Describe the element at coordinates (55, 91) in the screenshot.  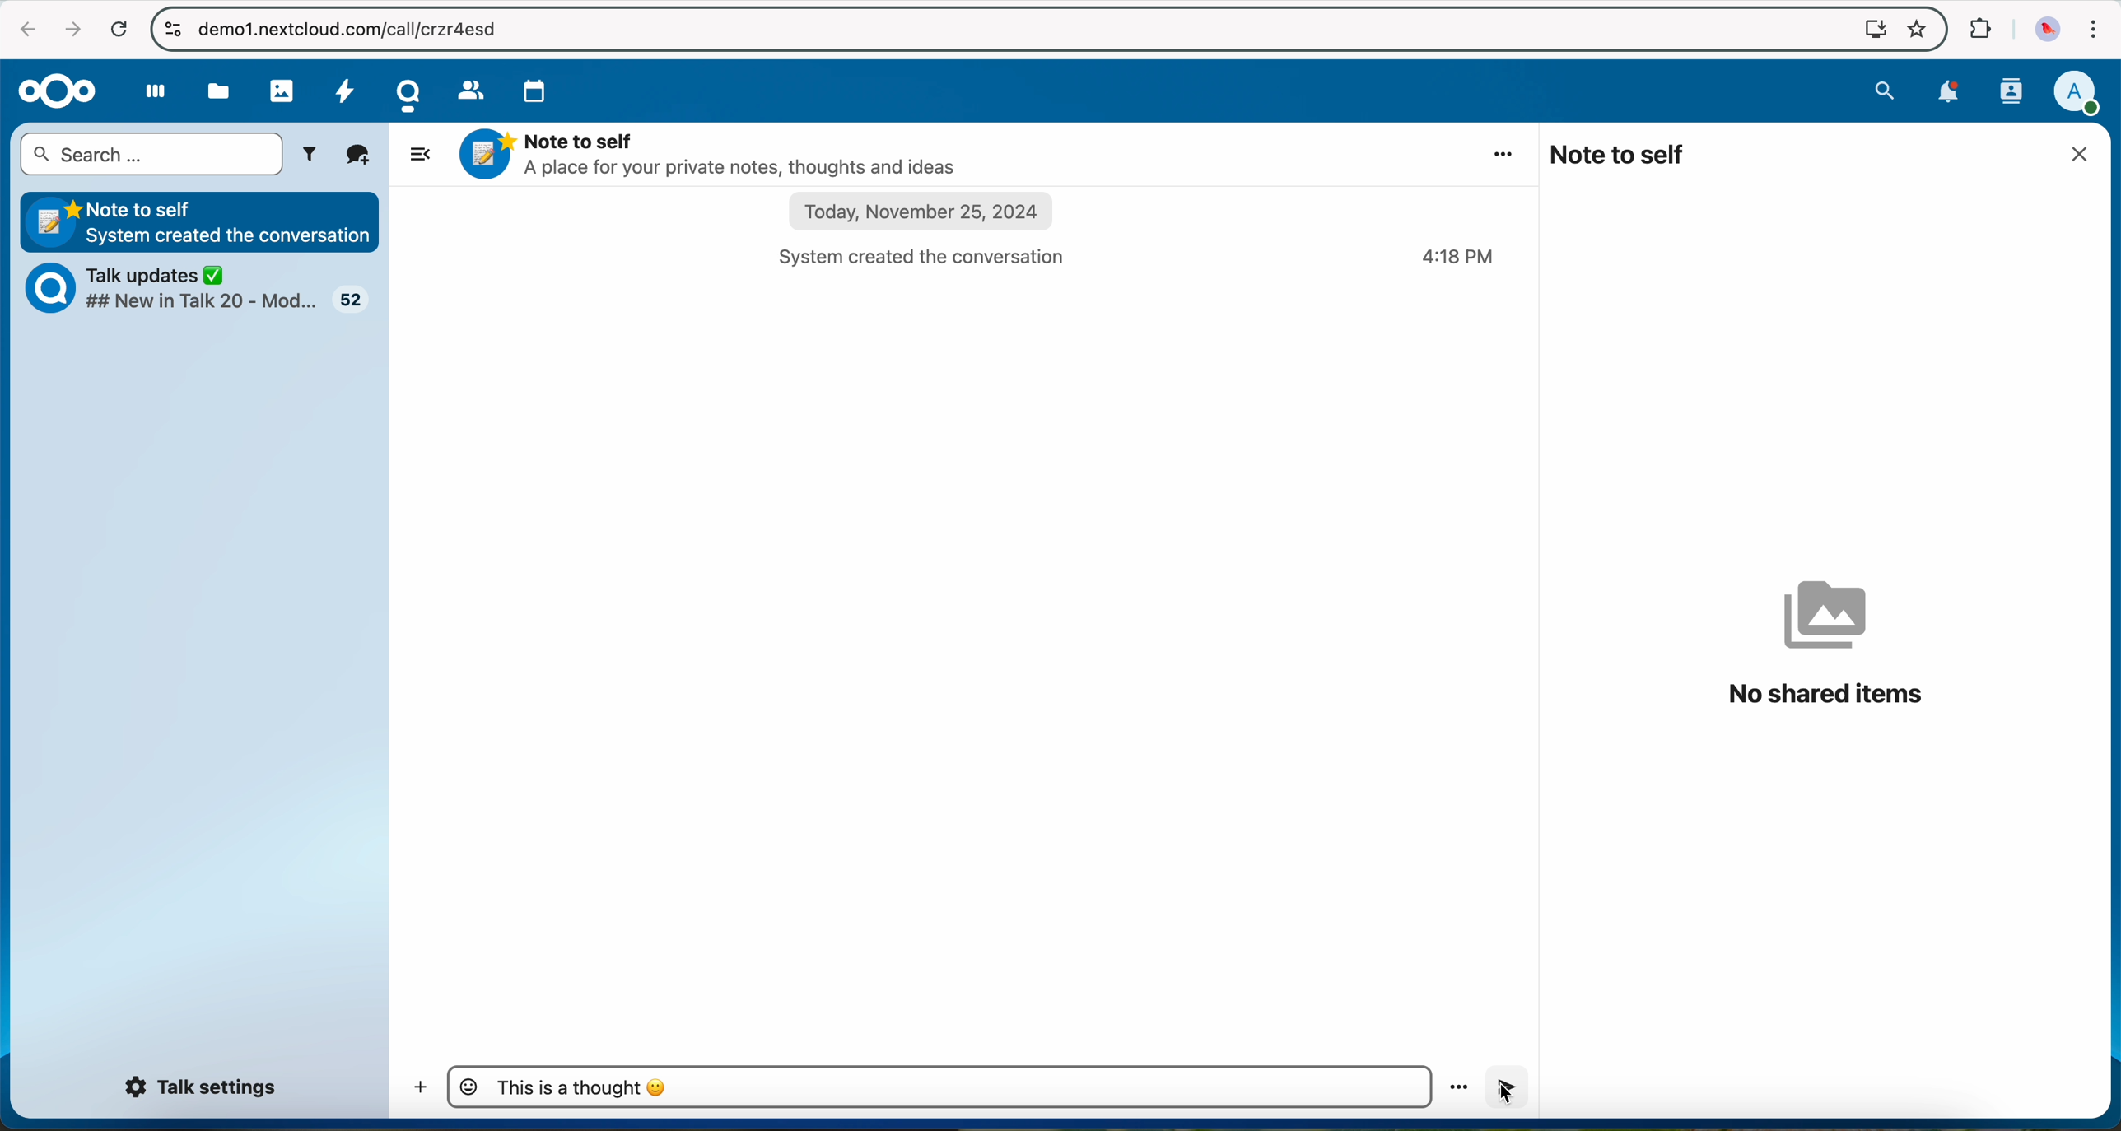
I see `Nextcloud logo` at that location.